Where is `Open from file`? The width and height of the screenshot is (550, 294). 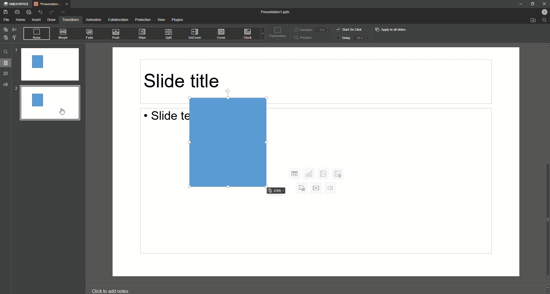 Open from file is located at coordinates (531, 20).